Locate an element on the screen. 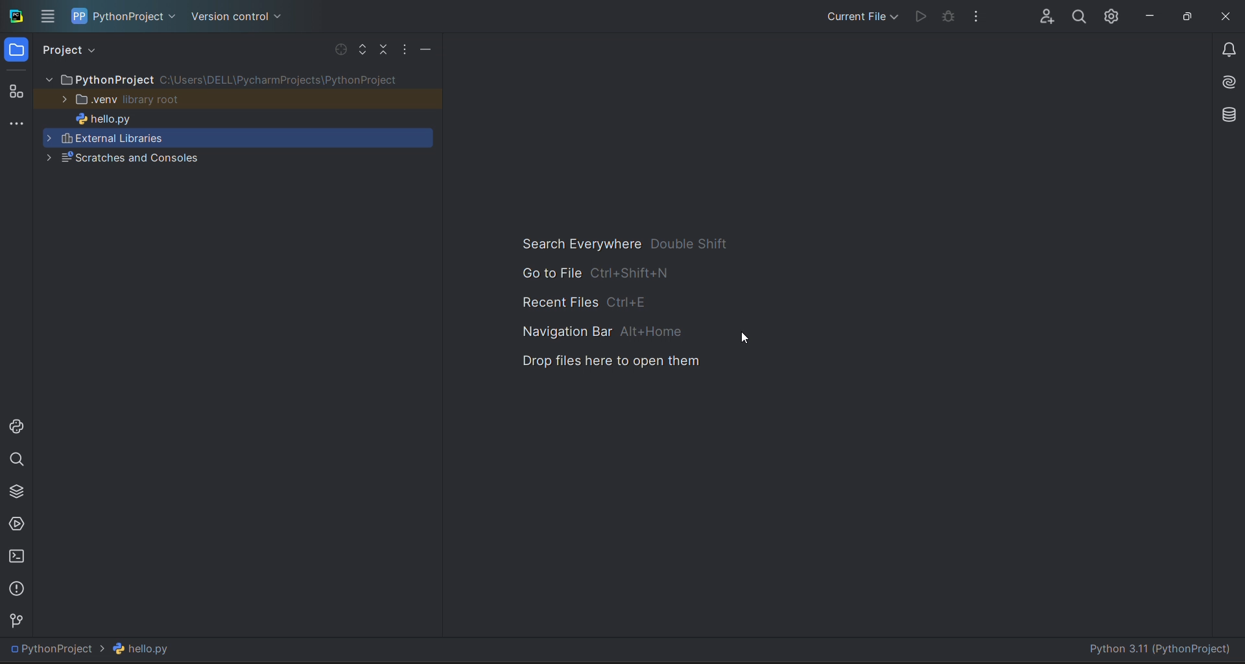 This screenshot has height=664, width=1245. options is located at coordinates (404, 49).